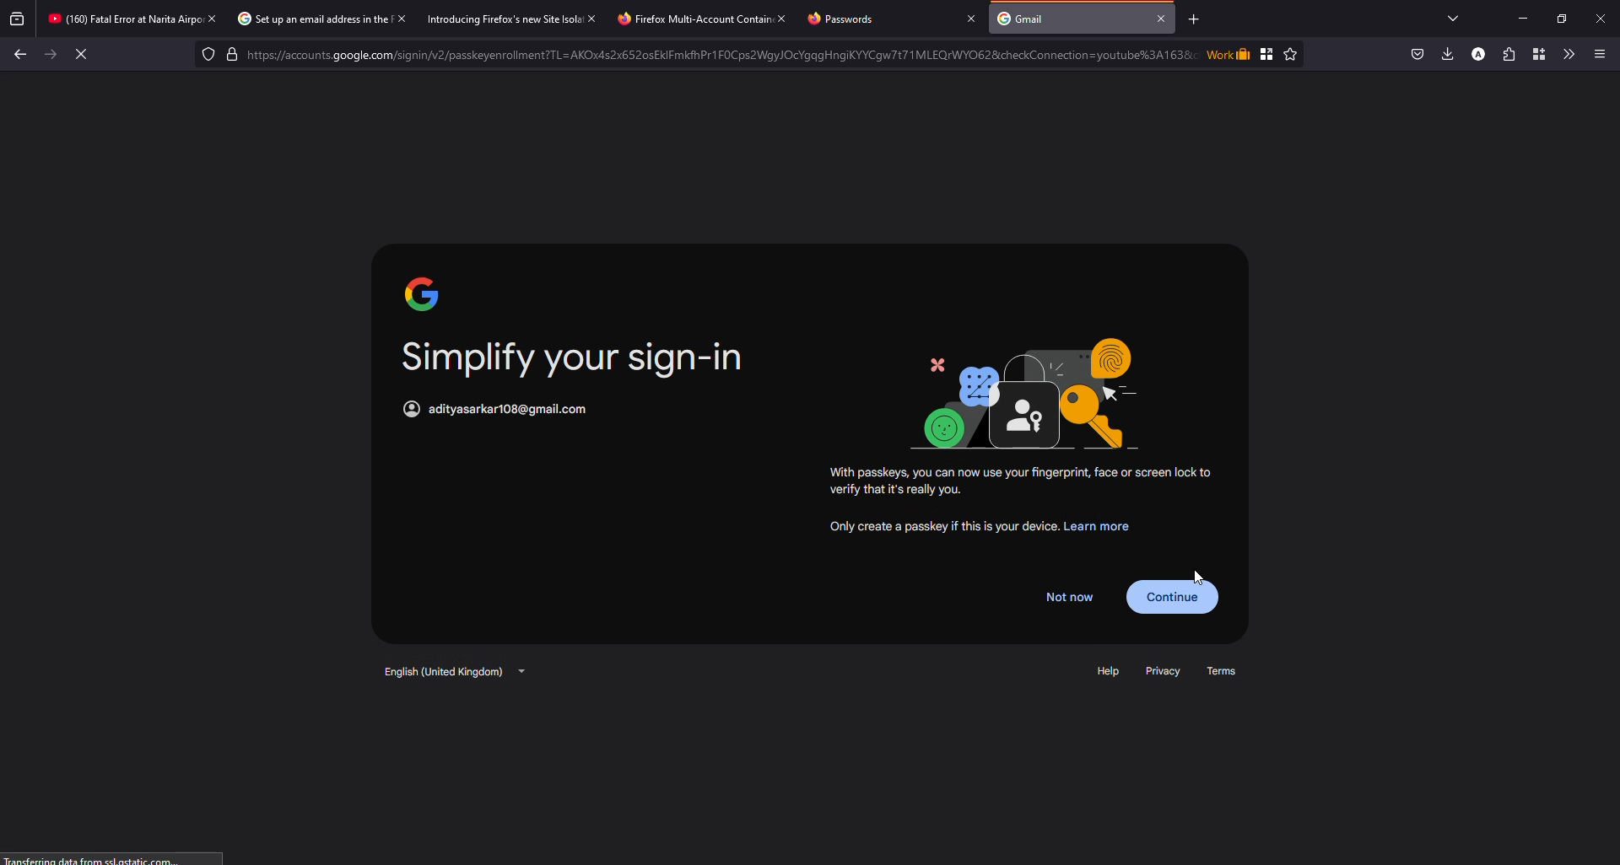 The width and height of the screenshot is (1620, 865). I want to click on Only create a passkey if this is your device. Learn more, so click(985, 529).